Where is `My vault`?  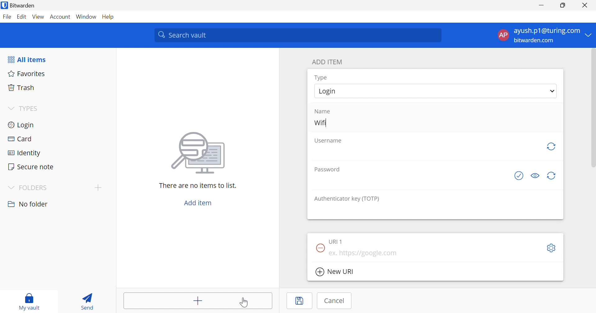 My vault is located at coordinates (29, 298).